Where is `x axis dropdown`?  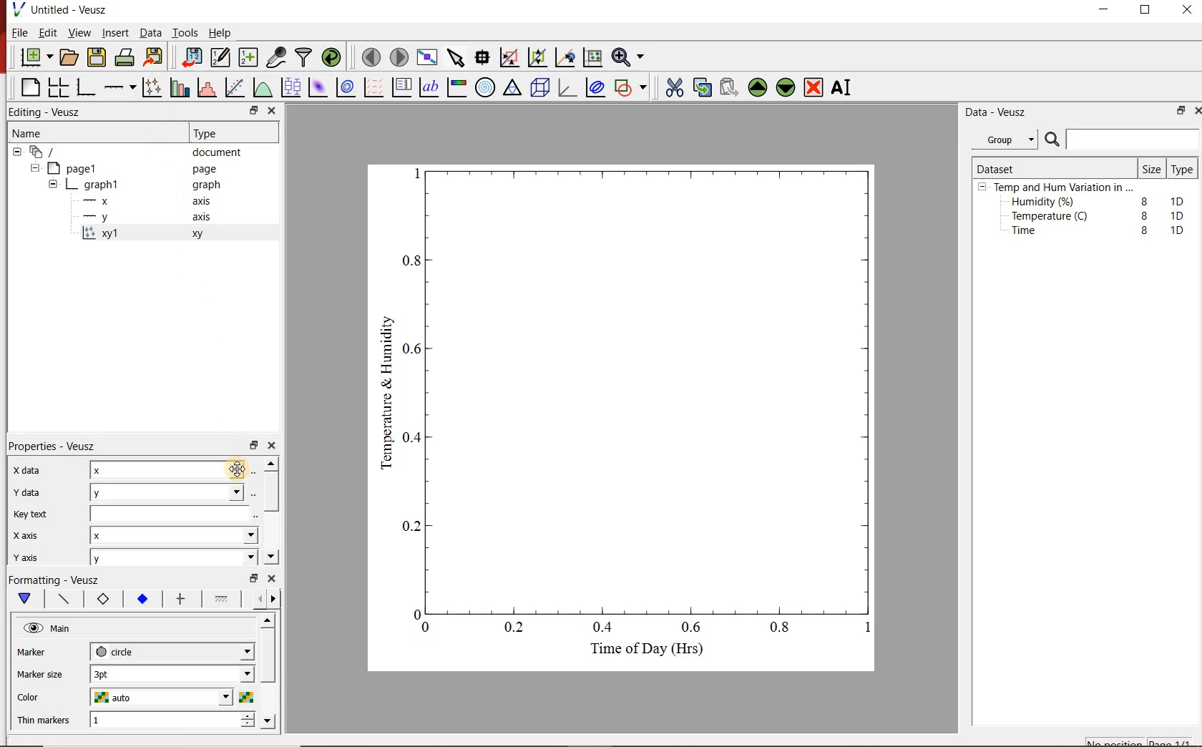 x axis dropdown is located at coordinates (235, 536).